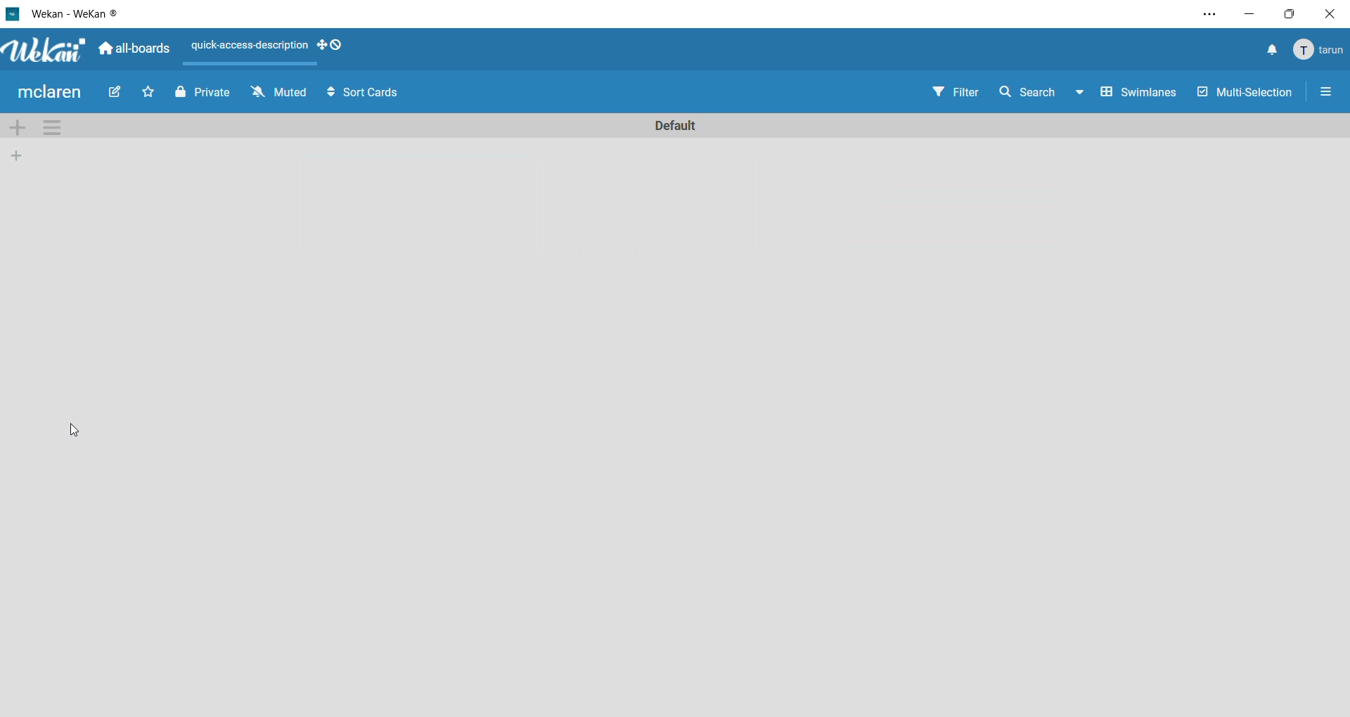 The width and height of the screenshot is (1350, 717). Describe the element at coordinates (329, 46) in the screenshot. I see `show desktop drag handles` at that location.